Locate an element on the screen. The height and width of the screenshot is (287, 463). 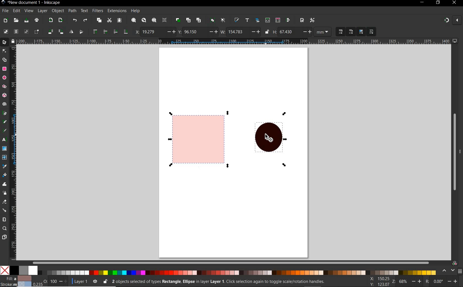
open preferances is located at coordinates (312, 20).